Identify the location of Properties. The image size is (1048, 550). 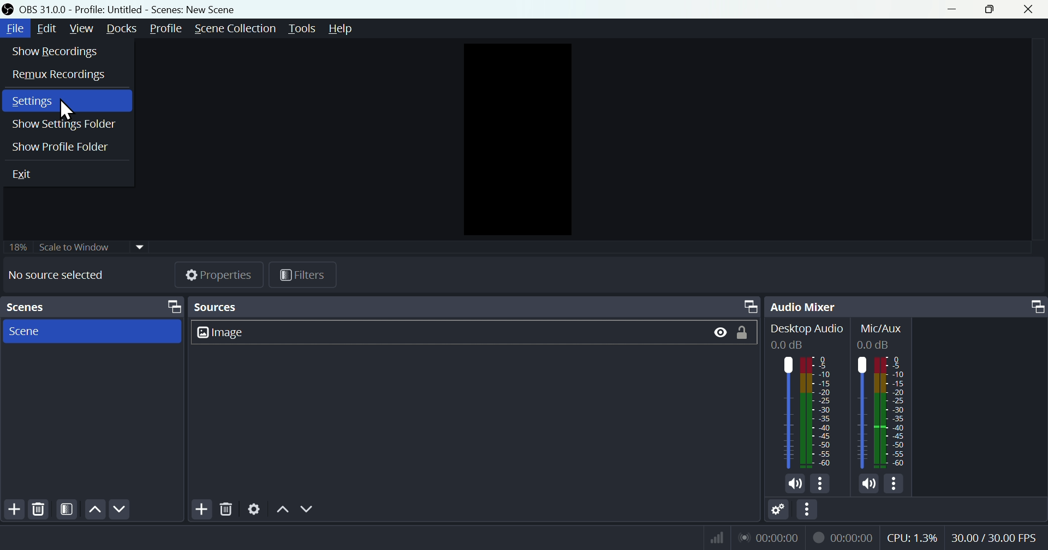
(212, 275).